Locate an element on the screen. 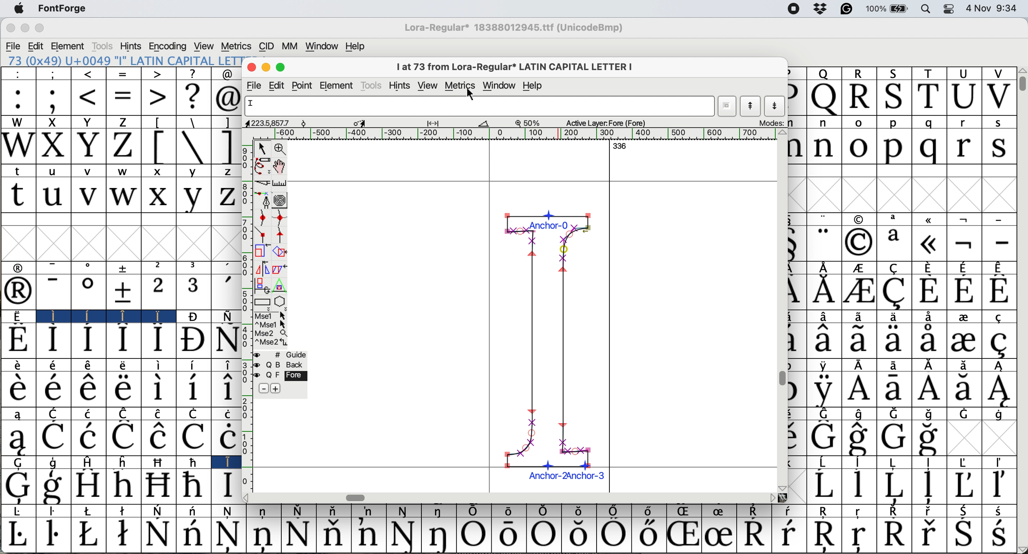  2 is located at coordinates (160, 267).